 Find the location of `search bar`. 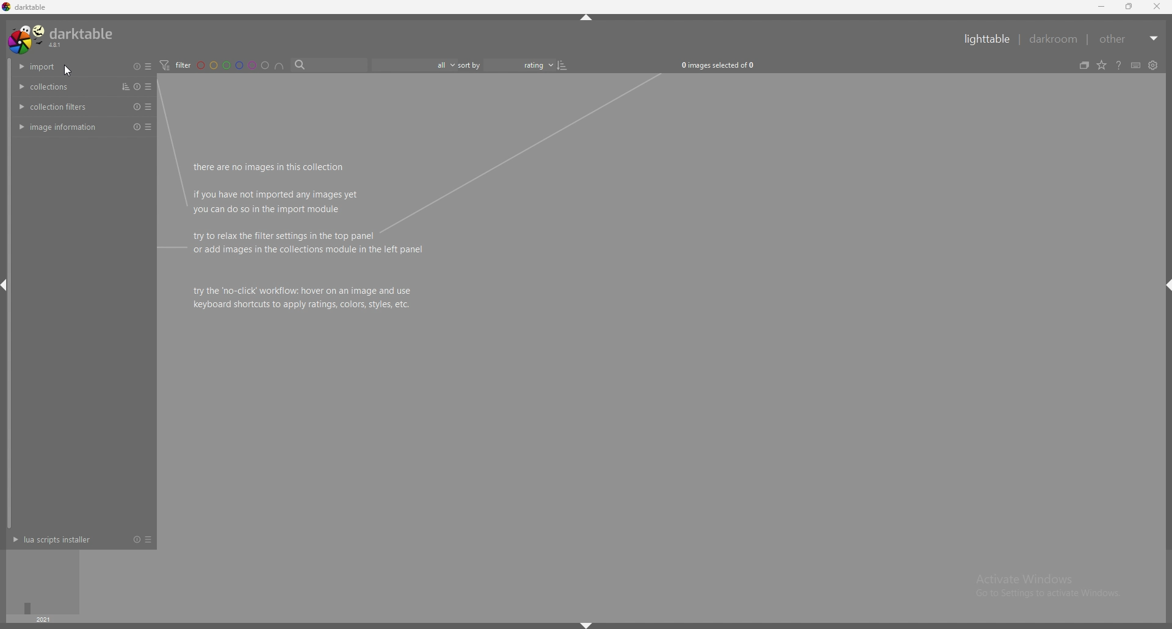

search bar is located at coordinates (327, 65).